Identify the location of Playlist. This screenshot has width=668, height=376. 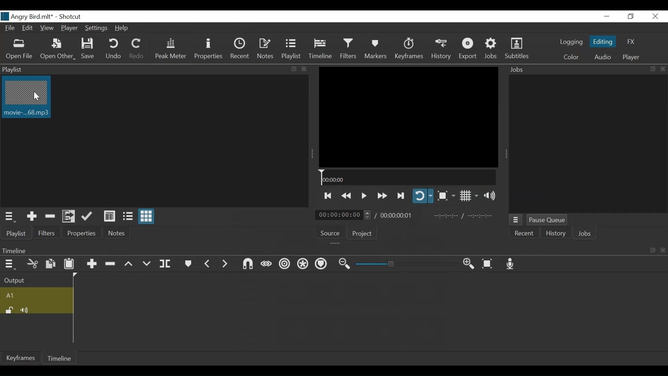
(291, 49).